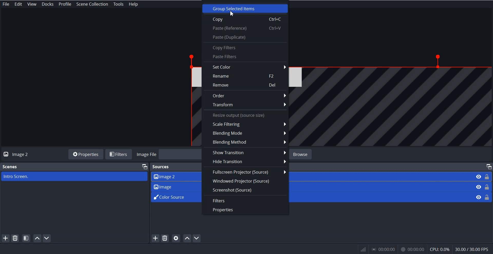 The image size is (493, 254). What do you see at coordinates (245, 47) in the screenshot?
I see `Copy Filters` at bounding box center [245, 47].